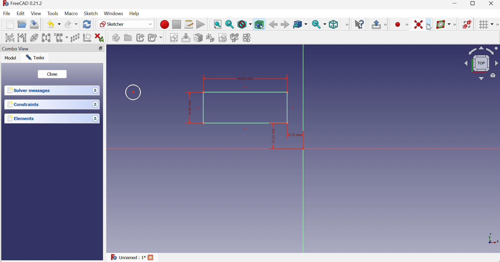  I want to click on Stop macro recording, so click(176, 24).